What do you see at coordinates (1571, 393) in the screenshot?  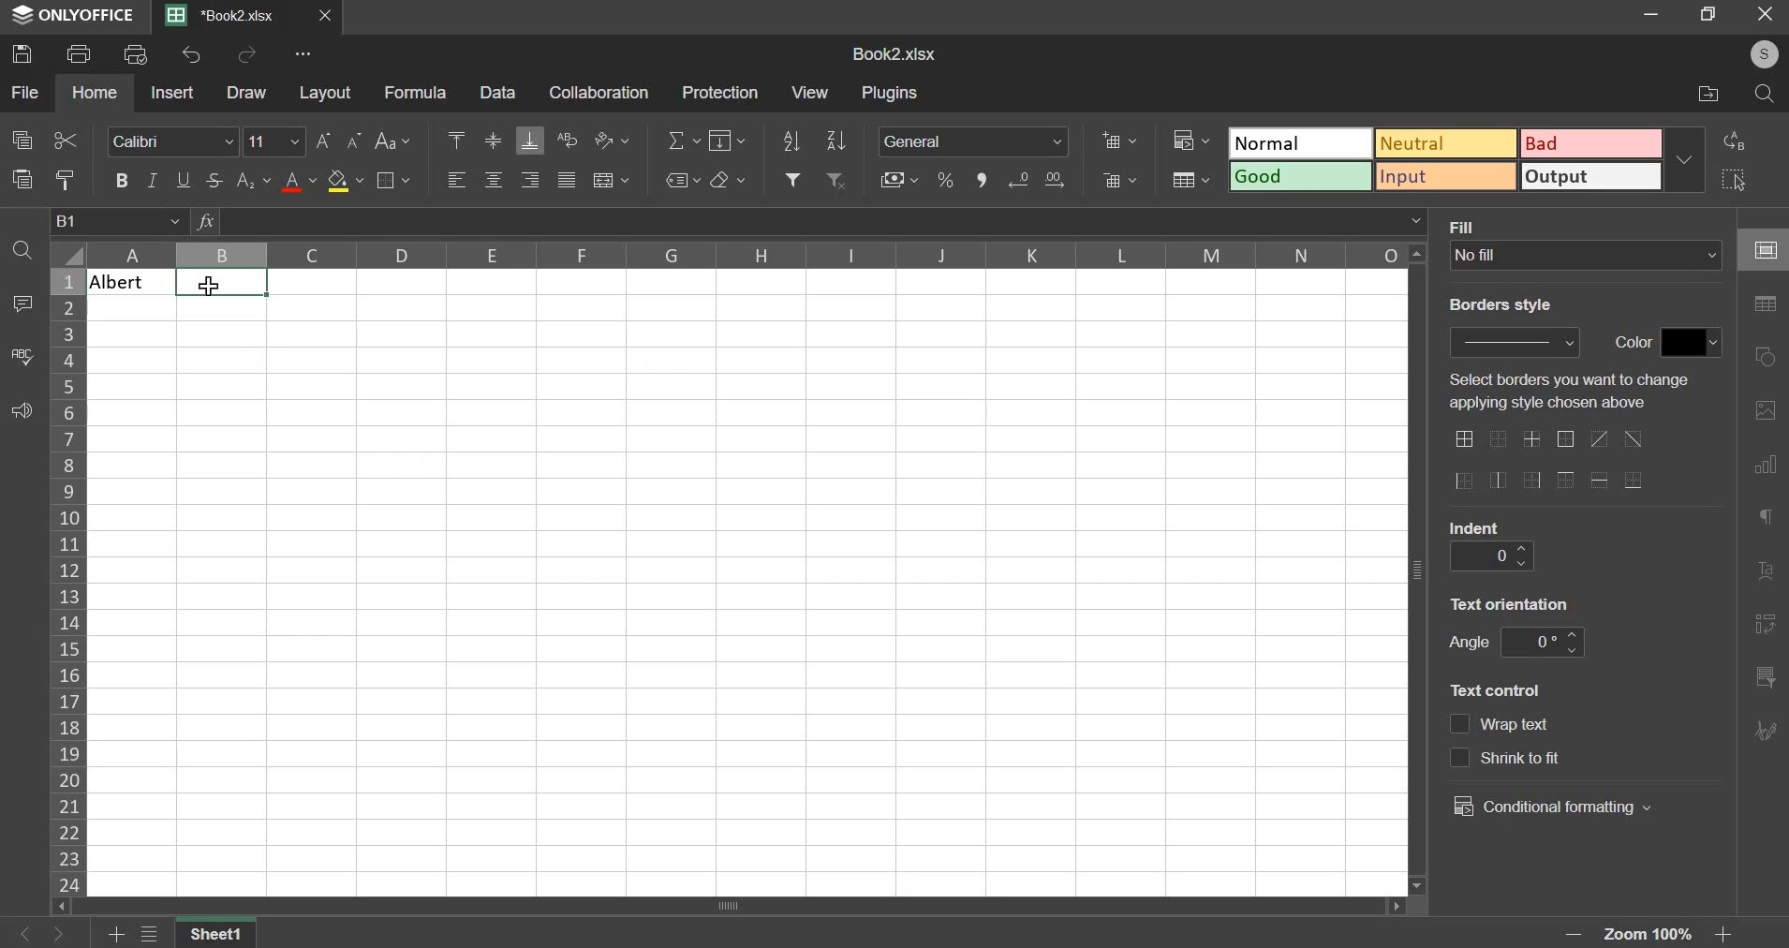 I see `select borders you want to change applying style chosen above` at bounding box center [1571, 393].